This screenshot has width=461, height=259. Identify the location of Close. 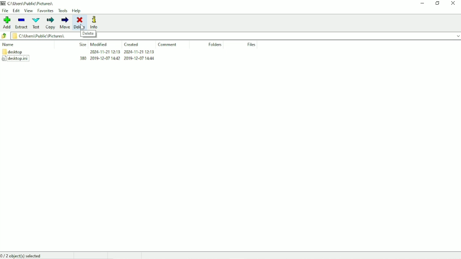
(453, 3).